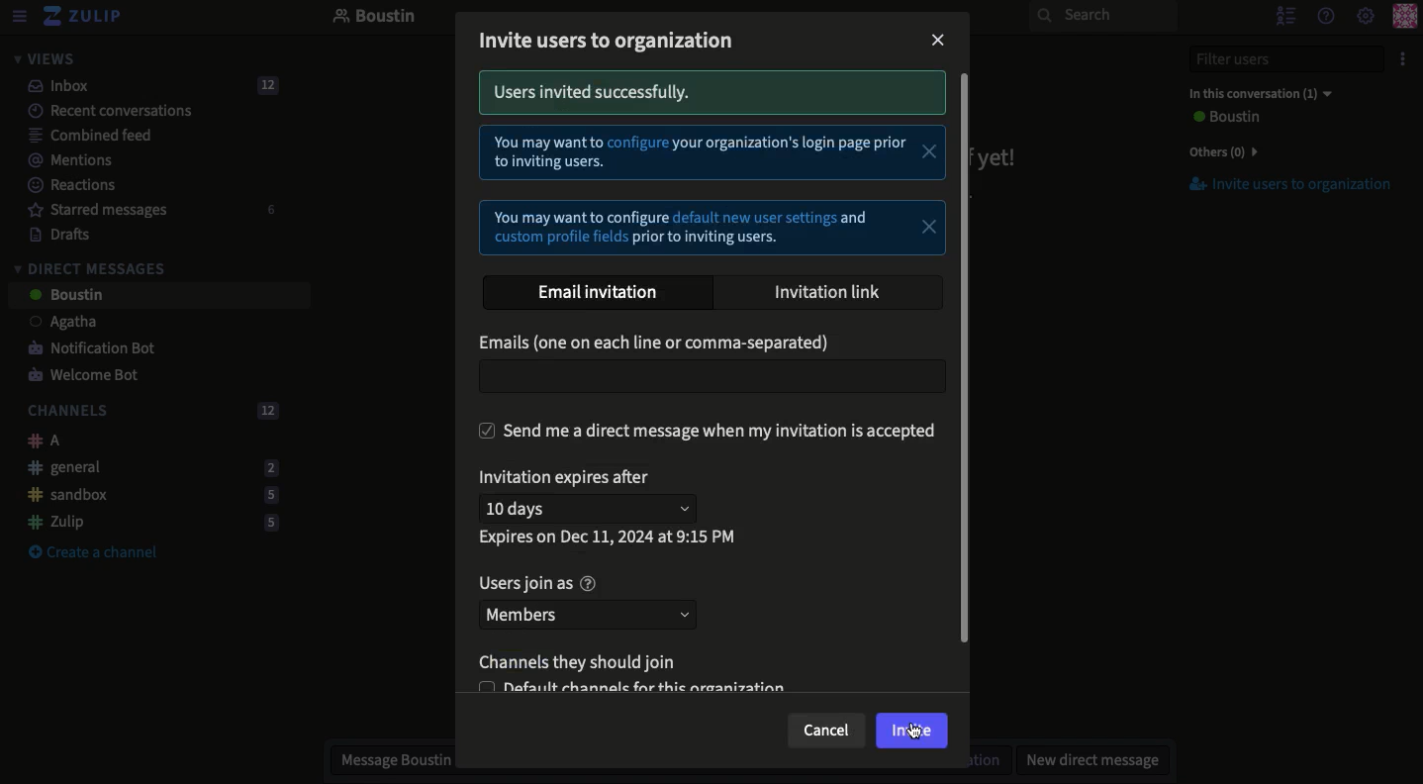 The width and height of the screenshot is (1423, 784). What do you see at coordinates (968, 380) in the screenshot?
I see `Scroll` at bounding box center [968, 380].